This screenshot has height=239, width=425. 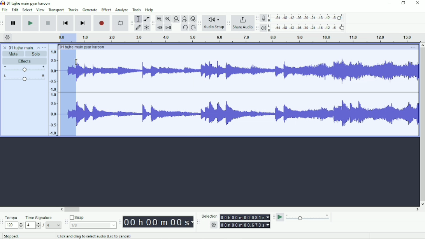 I want to click on Already Played, so click(x=68, y=95).